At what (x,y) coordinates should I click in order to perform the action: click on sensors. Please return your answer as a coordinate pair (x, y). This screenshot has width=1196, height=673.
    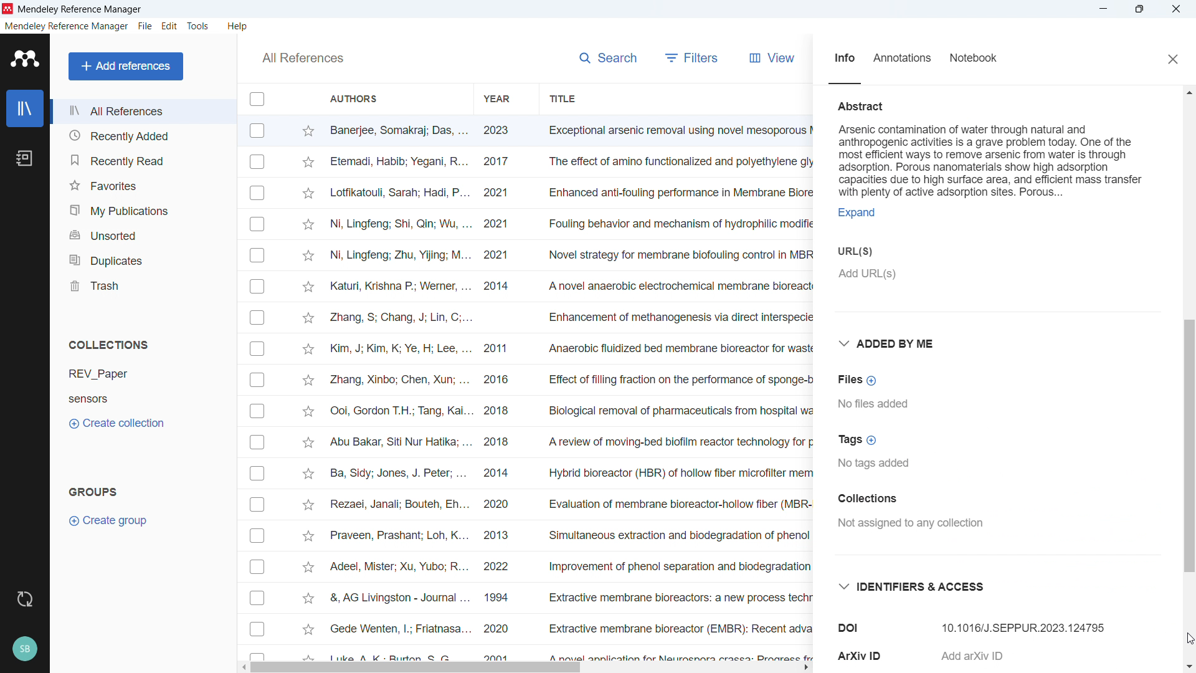
    Looking at the image, I should click on (109, 398).